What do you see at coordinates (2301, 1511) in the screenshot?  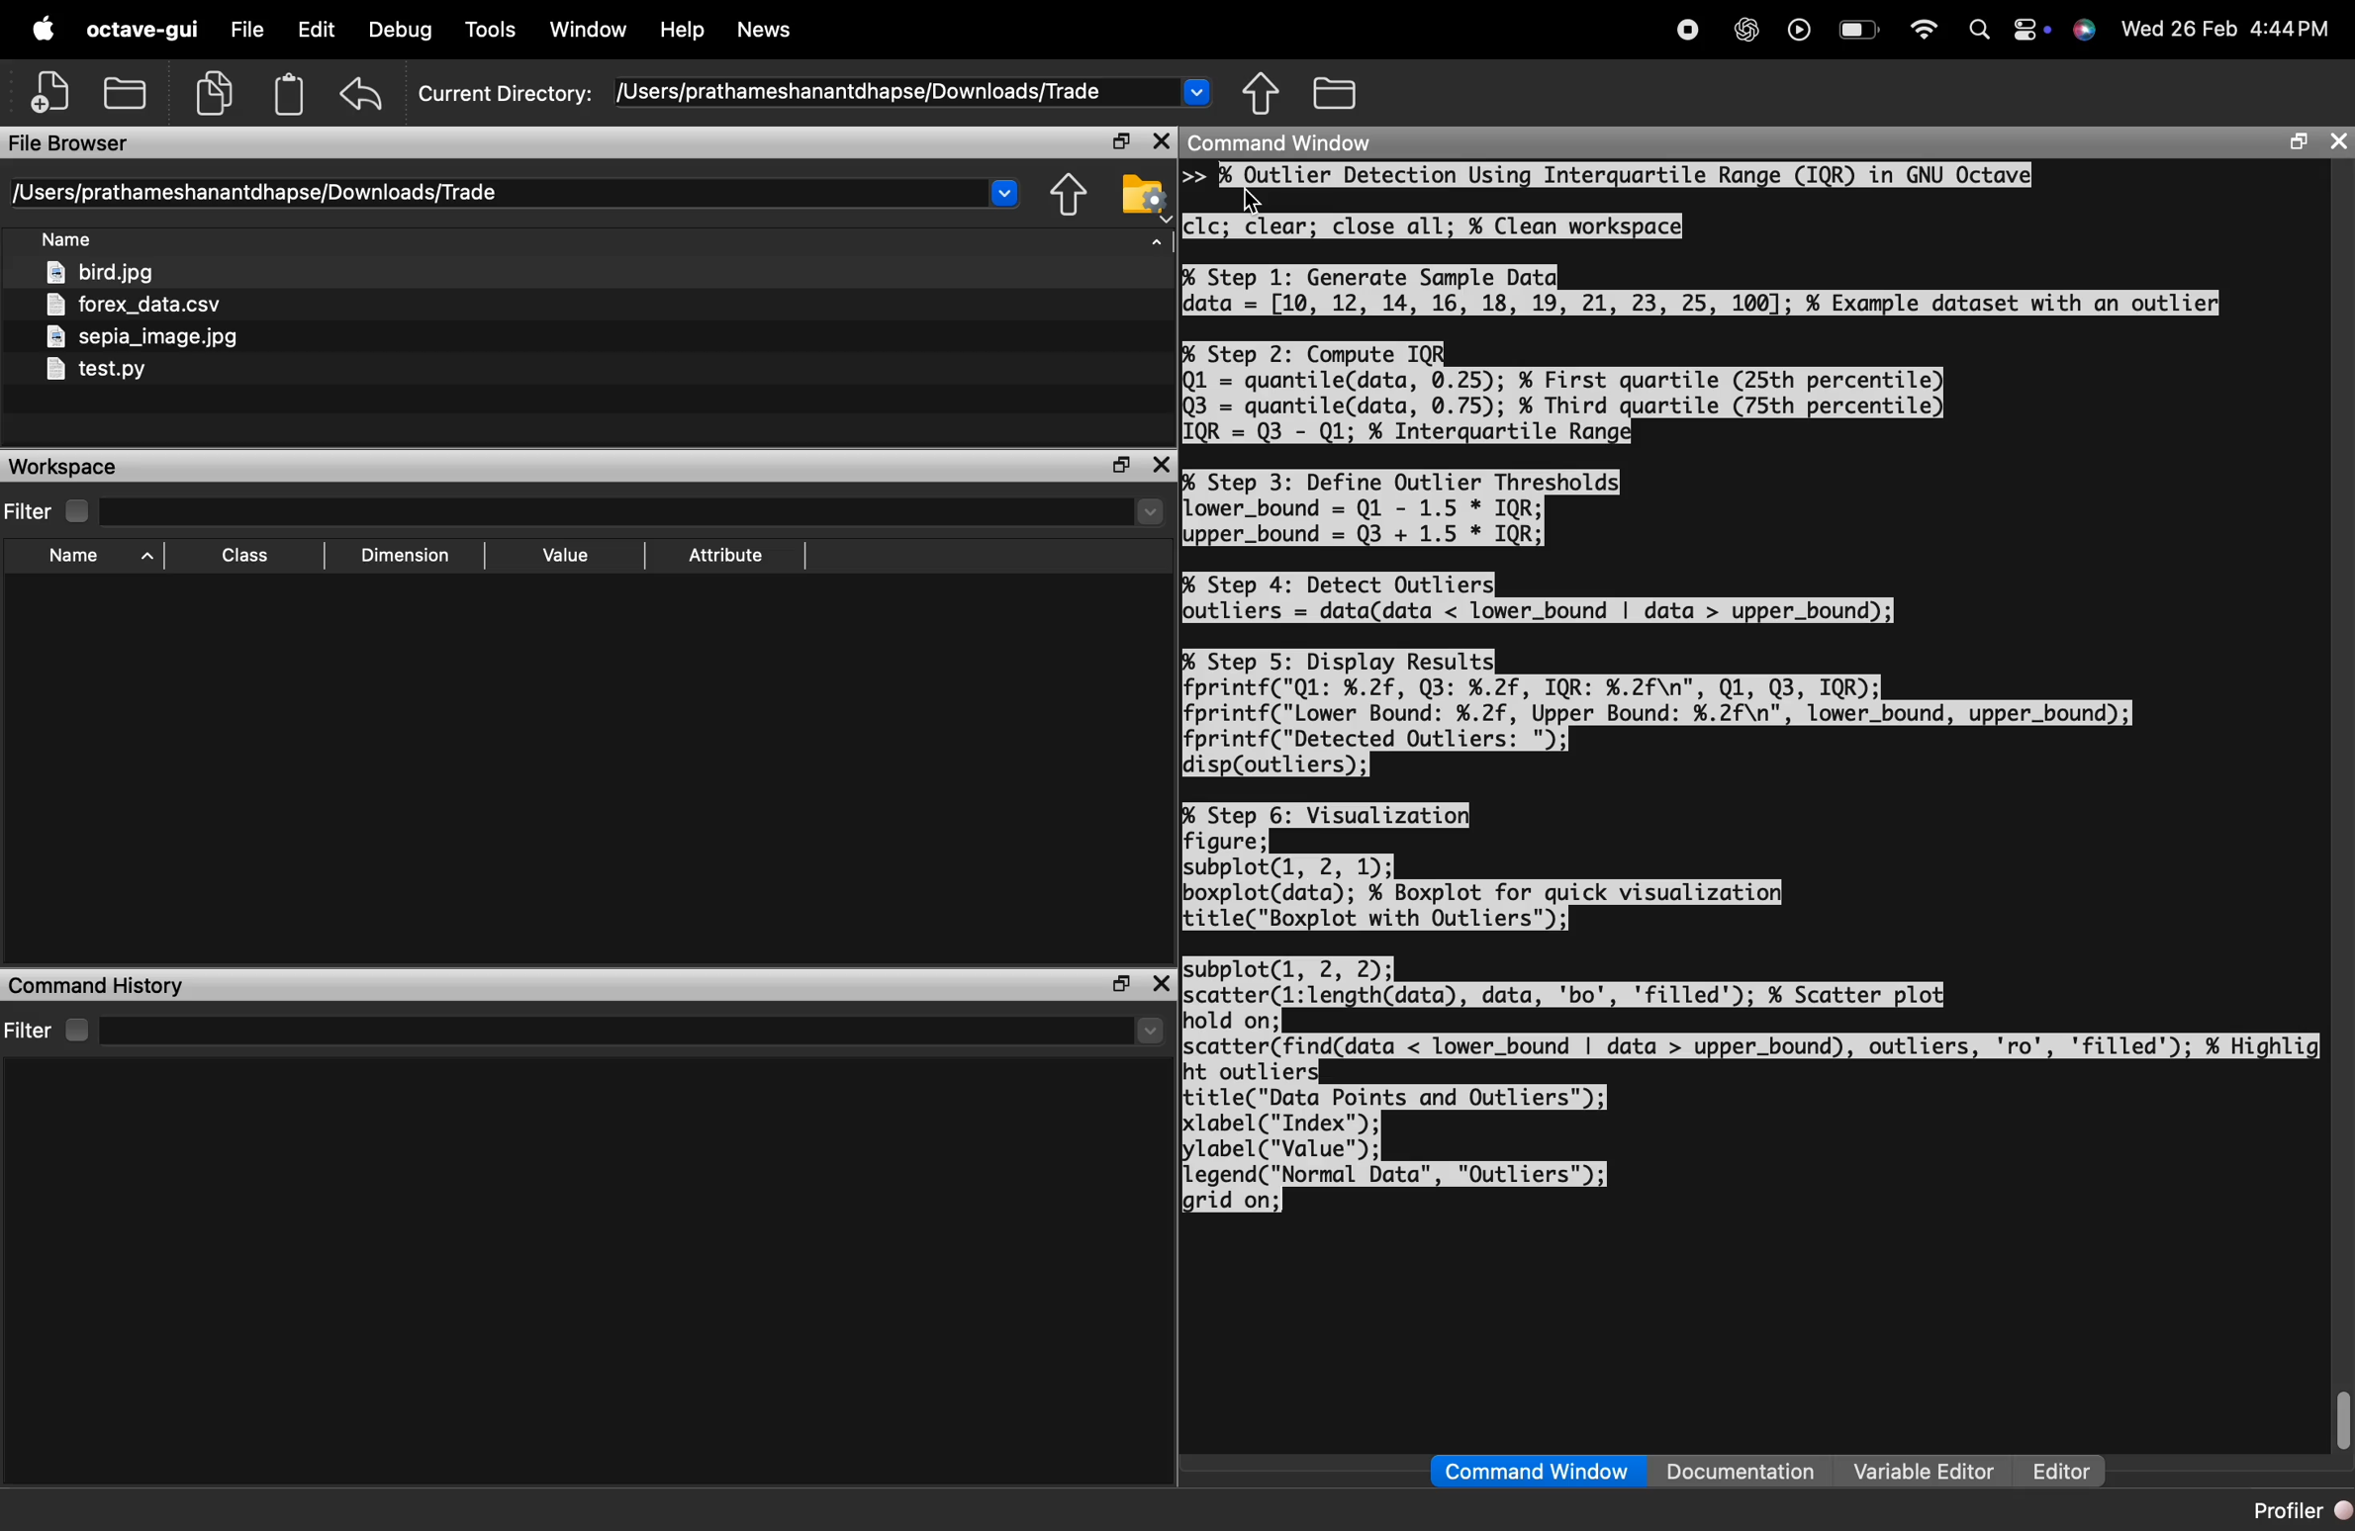 I see `Profiler` at bounding box center [2301, 1511].